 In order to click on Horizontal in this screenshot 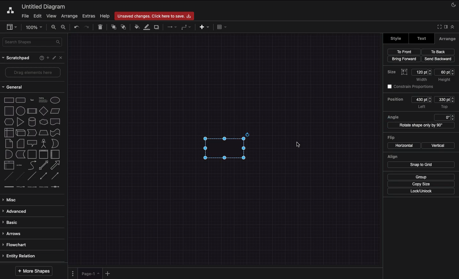, I will do `click(403, 146)`.